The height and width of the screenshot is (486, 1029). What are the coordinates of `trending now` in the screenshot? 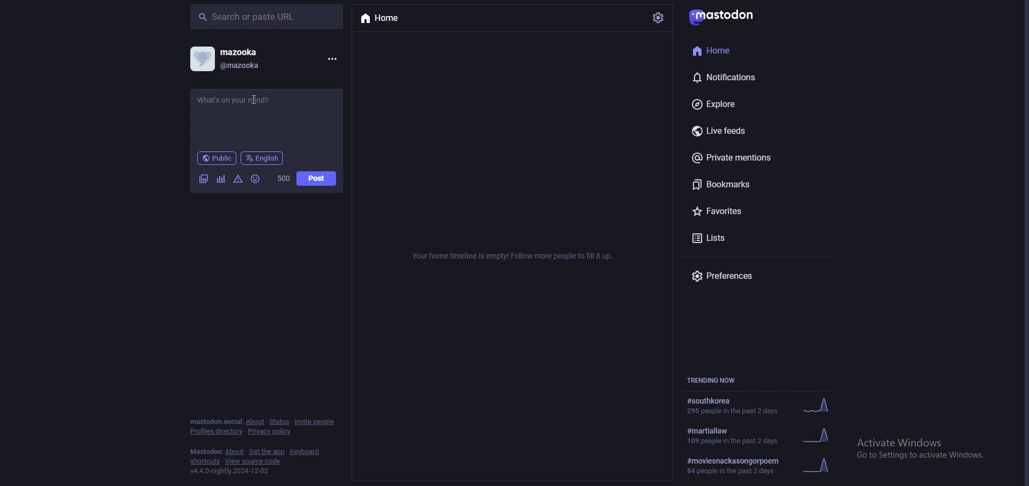 It's located at (716, 379).